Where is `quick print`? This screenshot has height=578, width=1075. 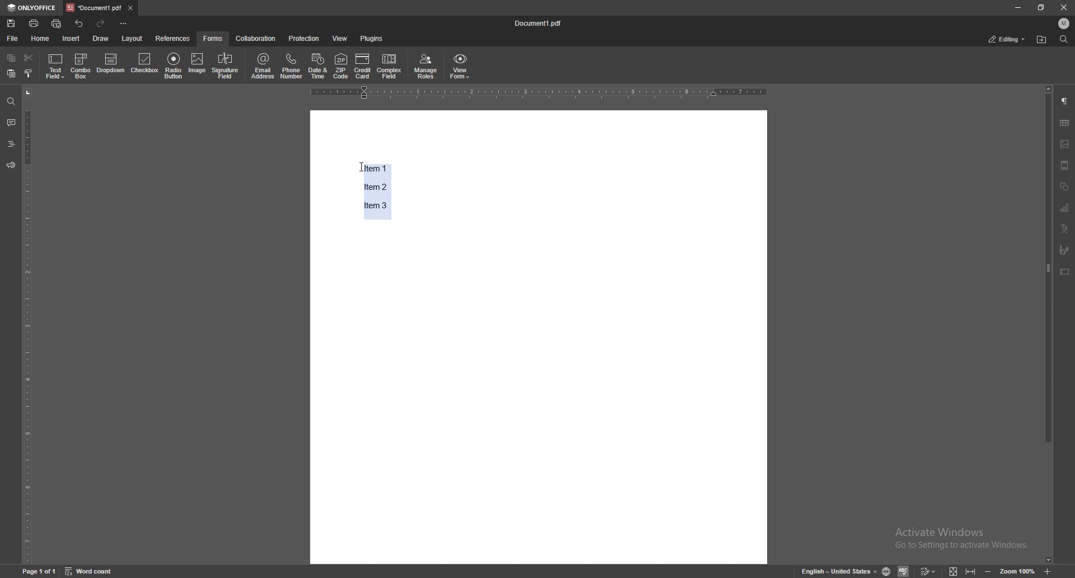
quick print is located at coordinates (57, 24).